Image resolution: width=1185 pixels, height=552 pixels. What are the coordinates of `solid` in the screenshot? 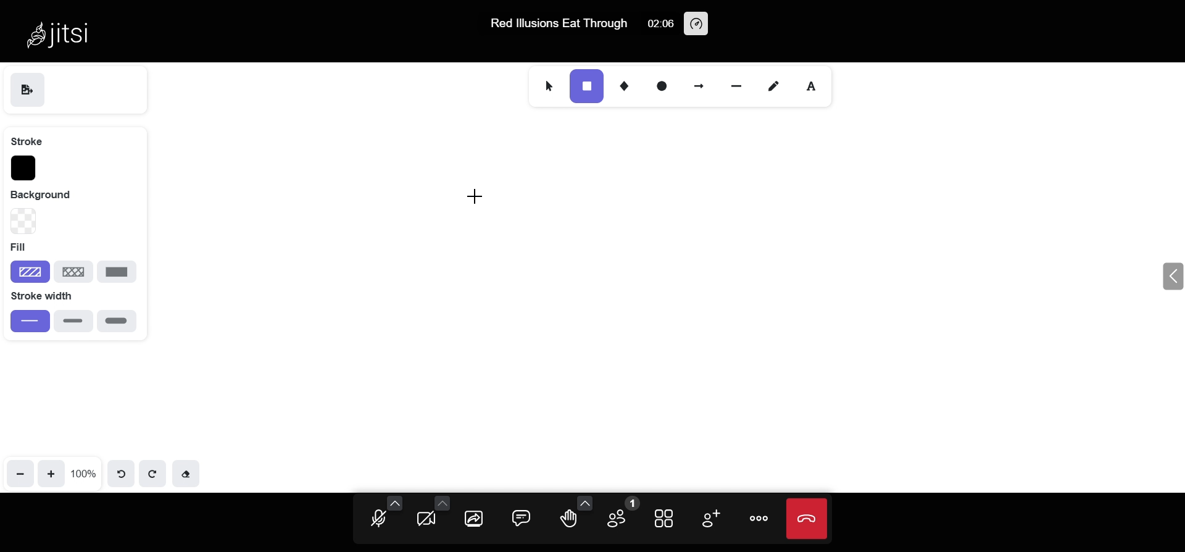 It's located at (117, 272).